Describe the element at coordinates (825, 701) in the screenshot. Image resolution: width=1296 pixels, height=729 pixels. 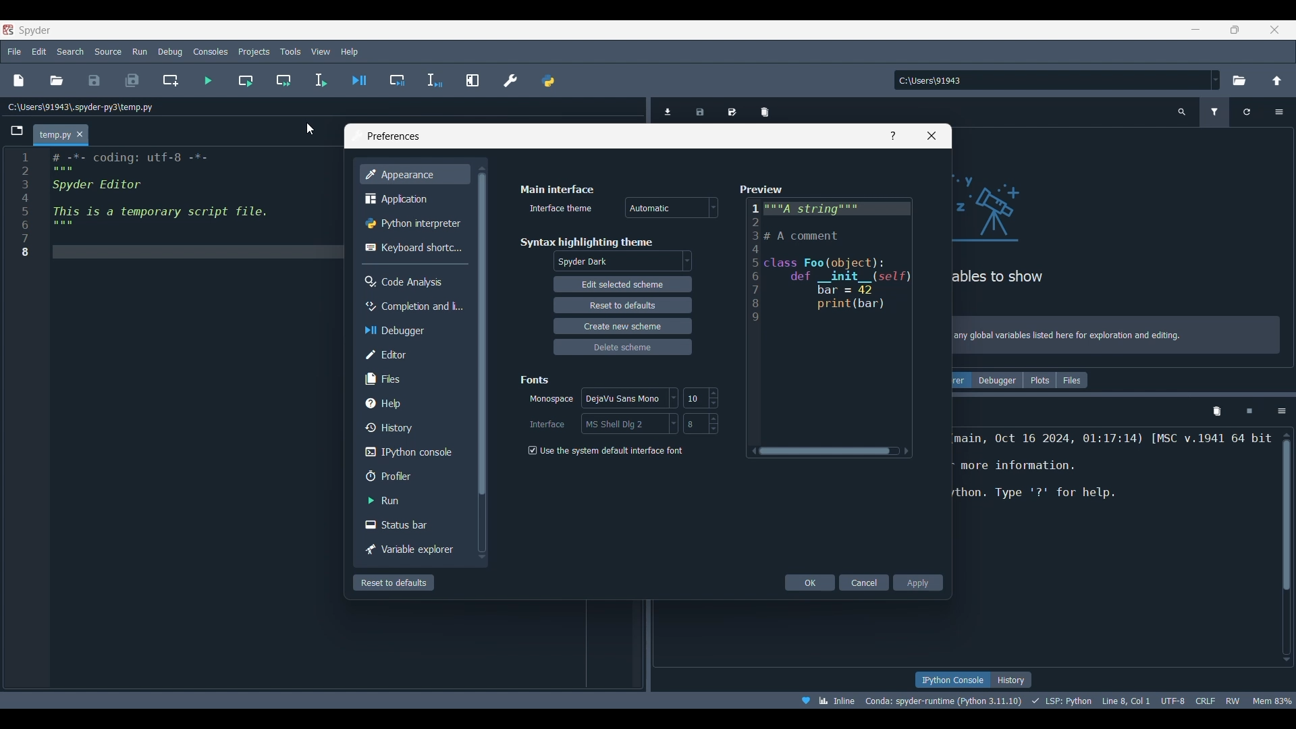
I see `Inline` at that location.